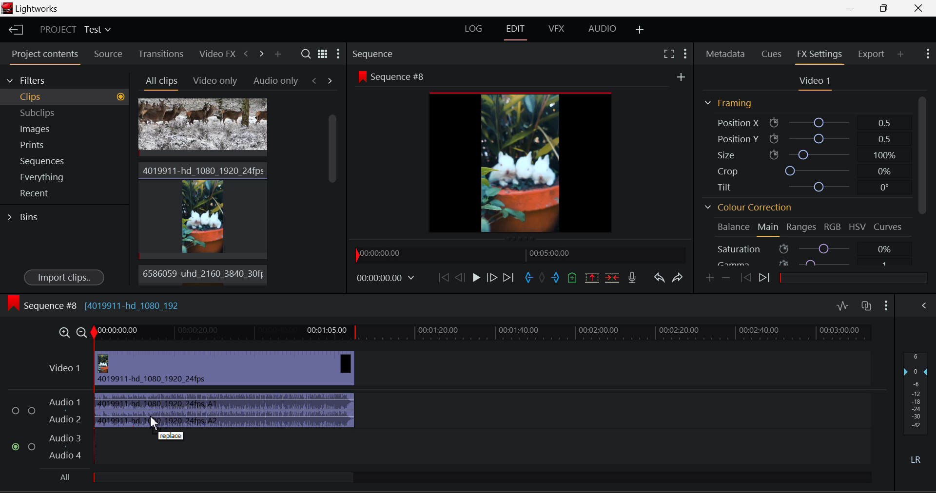 This screenshot has height=493, width=936. What do you see at coordinates (394, 53) in the screenshot?
I see `Sequence Preview Section` at bounding box center [394, 53].